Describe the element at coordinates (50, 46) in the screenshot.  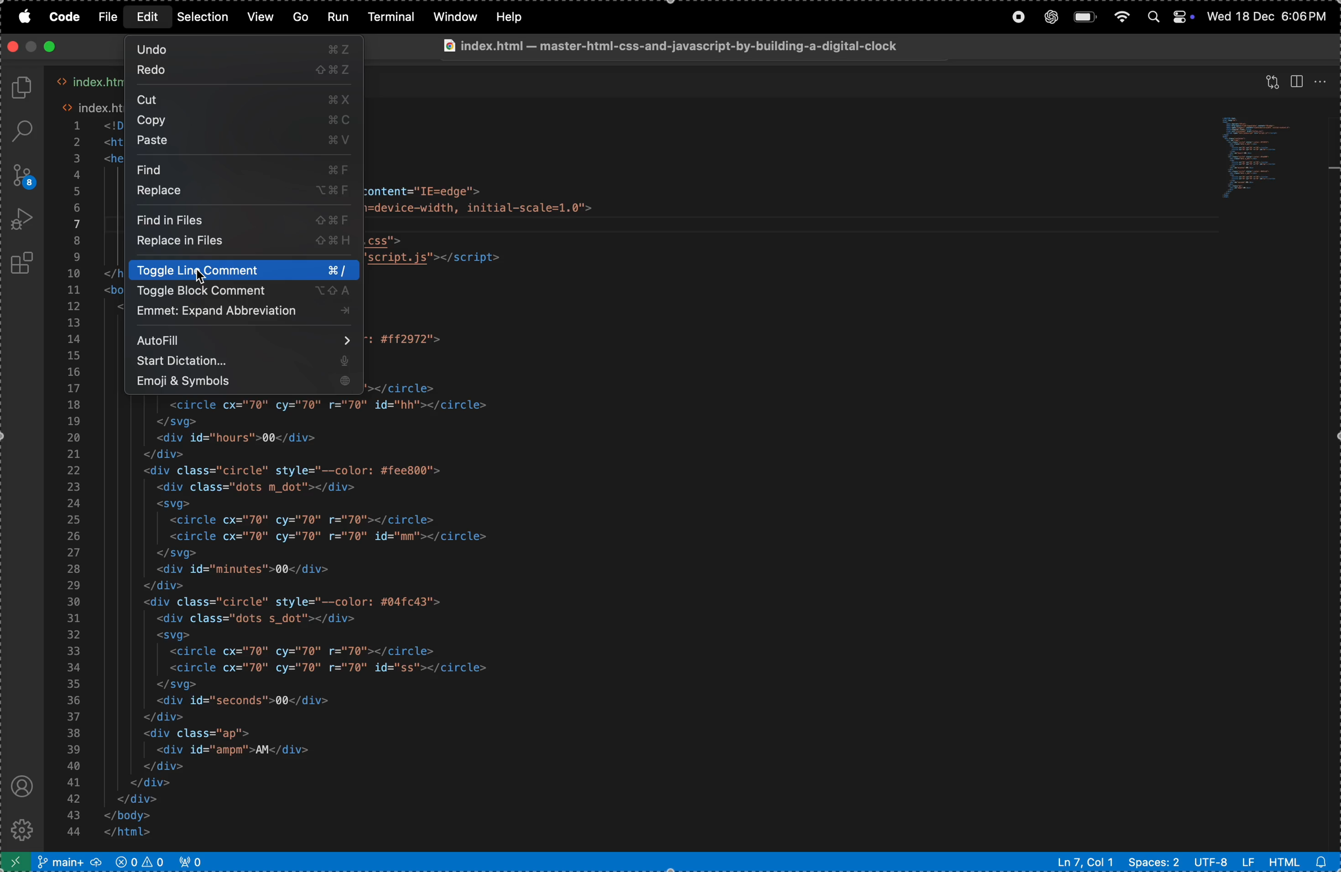
I see `close` at that location.